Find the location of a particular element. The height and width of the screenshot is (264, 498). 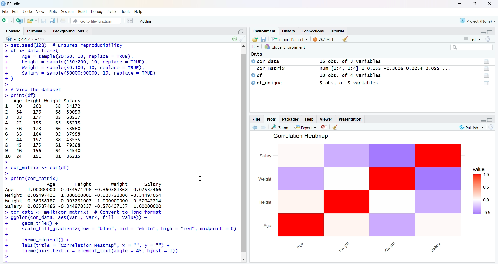

1.0 is located at coordinates (488, 176).